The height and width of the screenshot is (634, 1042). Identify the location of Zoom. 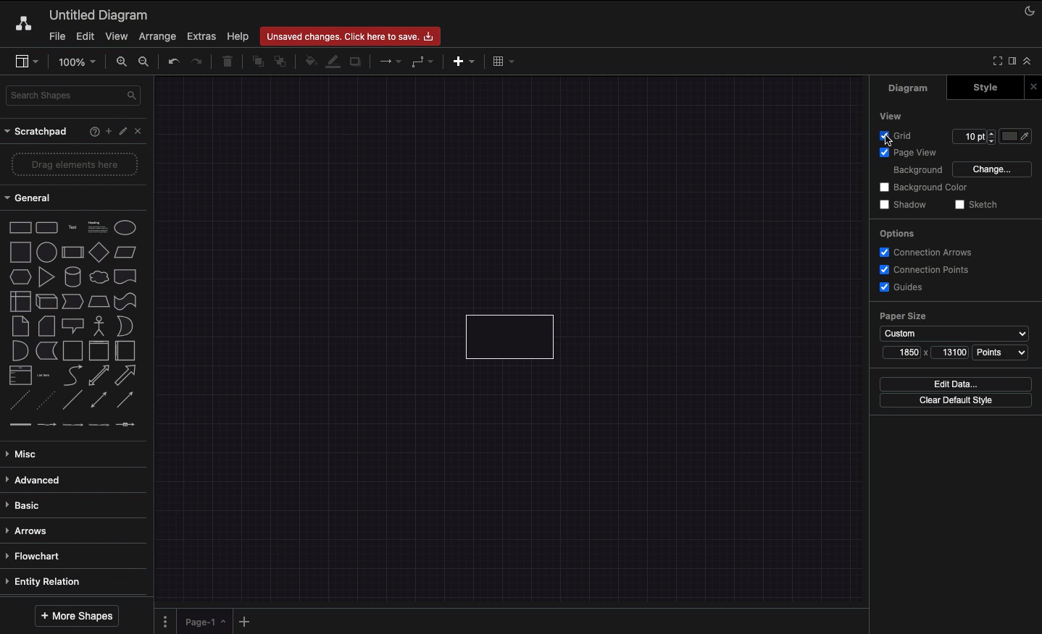
(78, 64).